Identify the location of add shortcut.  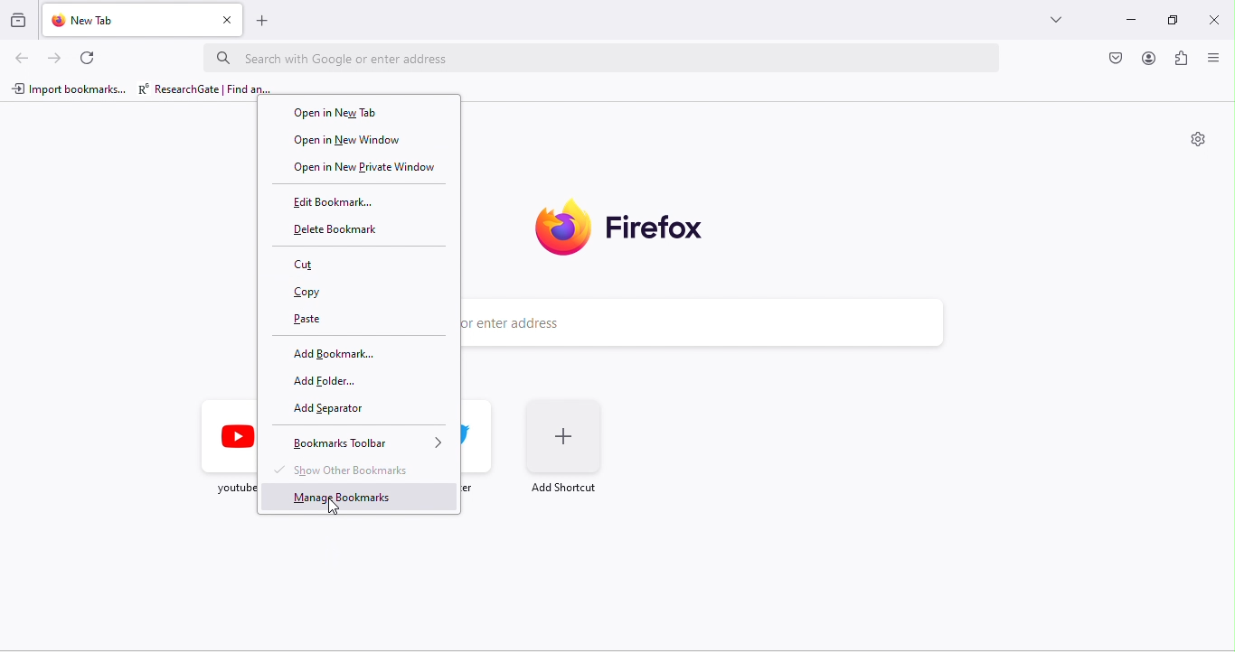
(566, 446).